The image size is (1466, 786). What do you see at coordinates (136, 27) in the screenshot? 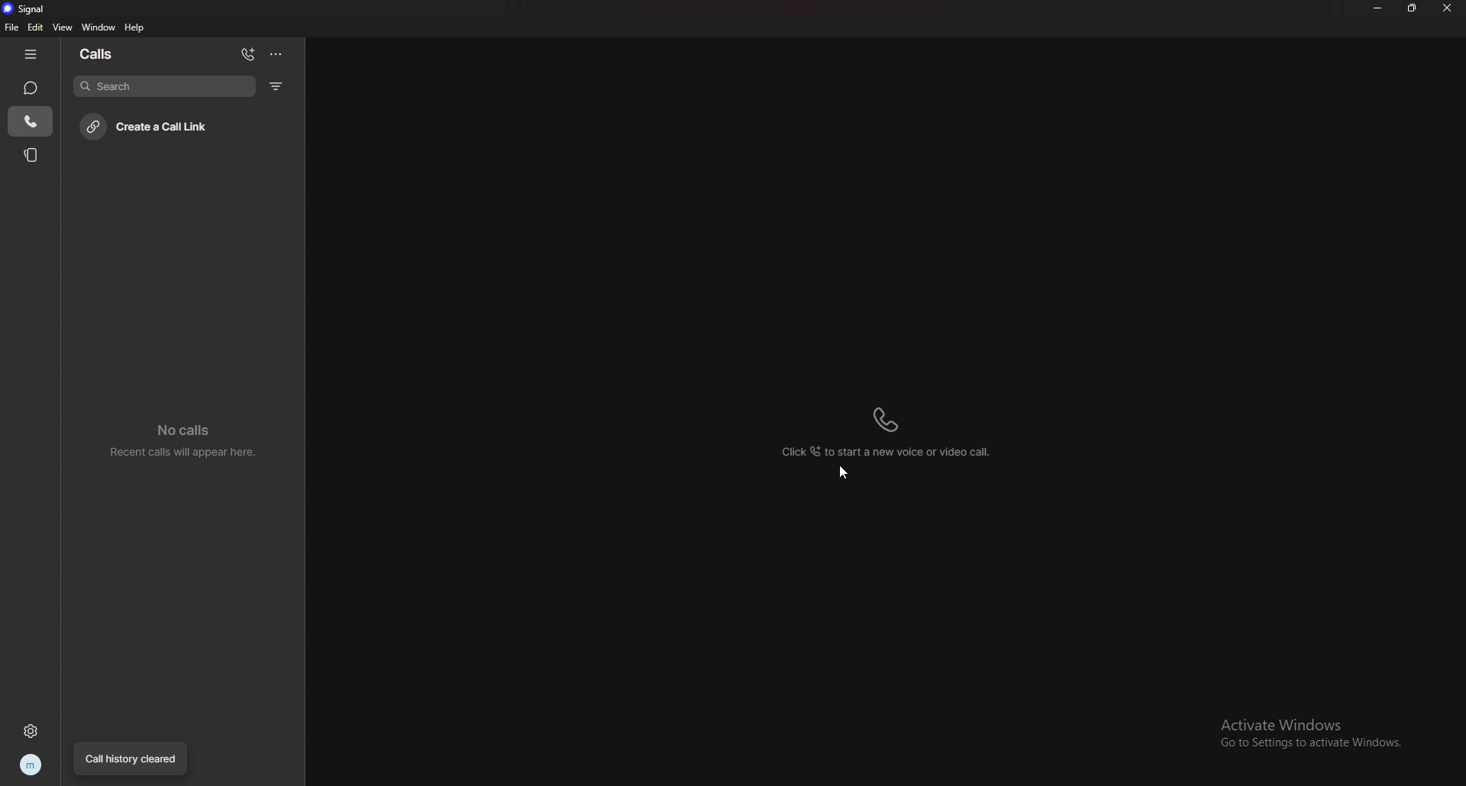
I see `help` at bounding box center [136, 27].